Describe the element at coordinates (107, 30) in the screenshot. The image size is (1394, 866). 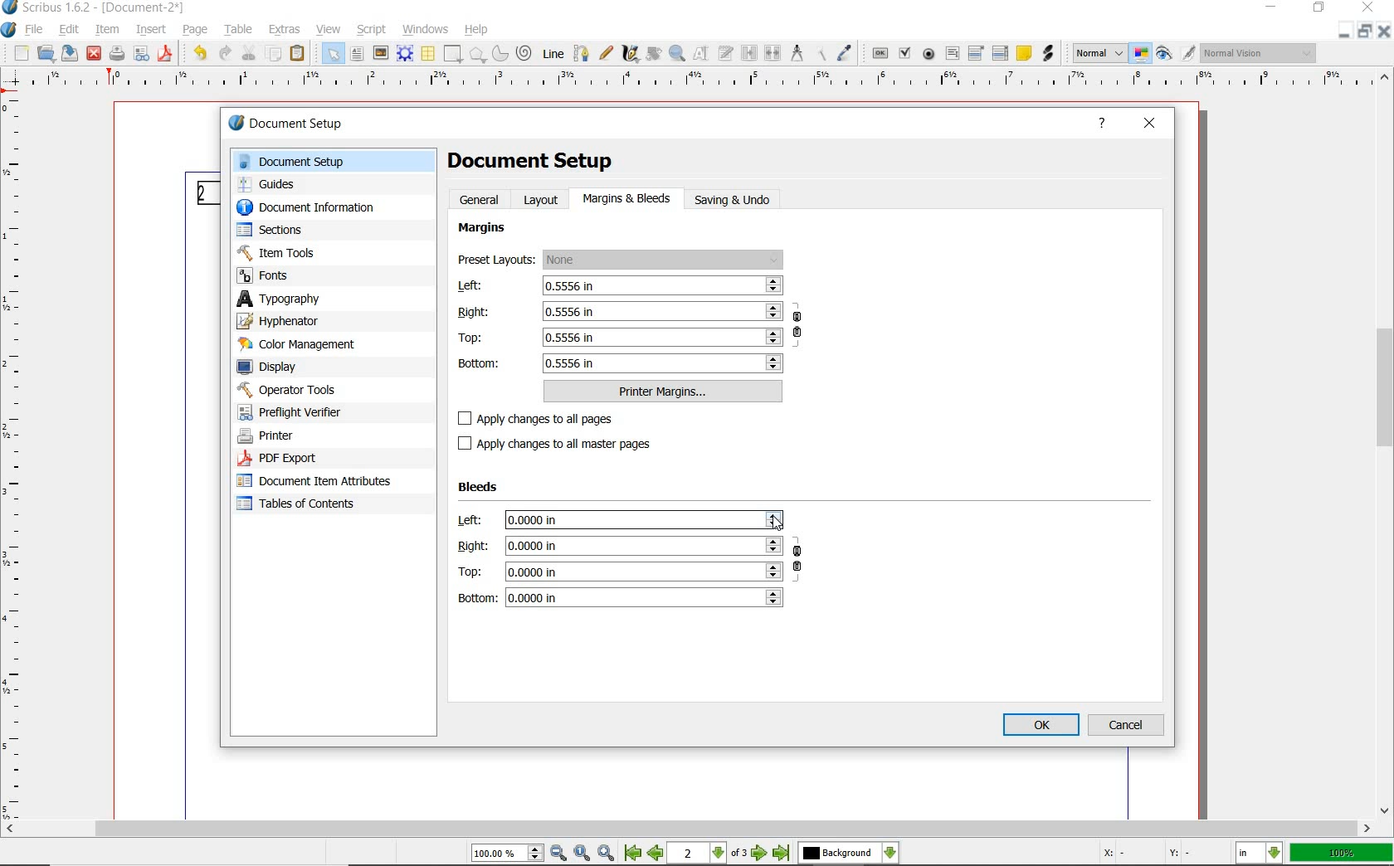
I see `item` at that location.